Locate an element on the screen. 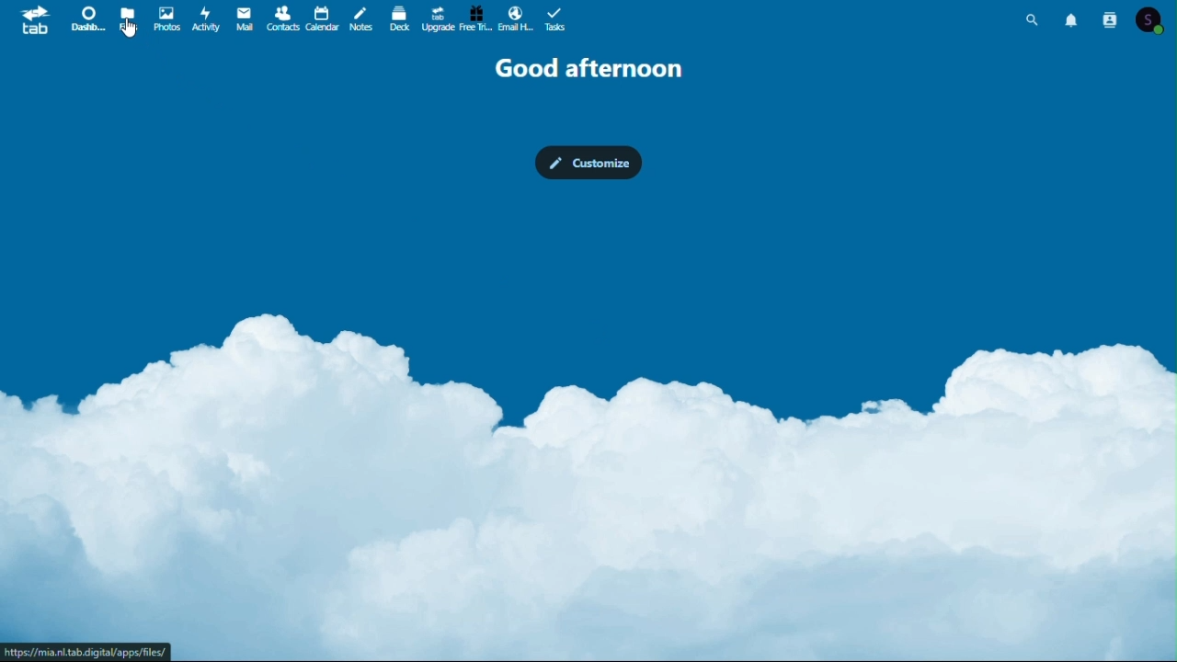 The width and height of the screenshot is (1177, 662). Task is located at coordinates (555, 18).